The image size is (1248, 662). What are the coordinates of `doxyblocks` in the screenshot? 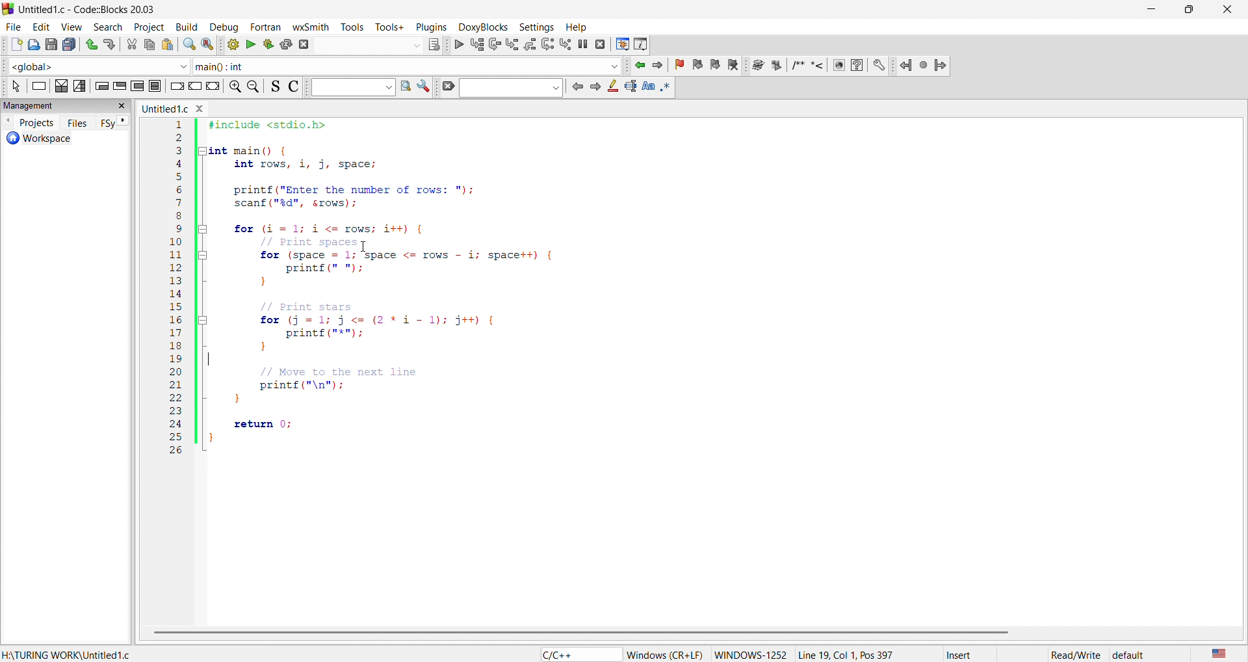 It's located at (481, 25).